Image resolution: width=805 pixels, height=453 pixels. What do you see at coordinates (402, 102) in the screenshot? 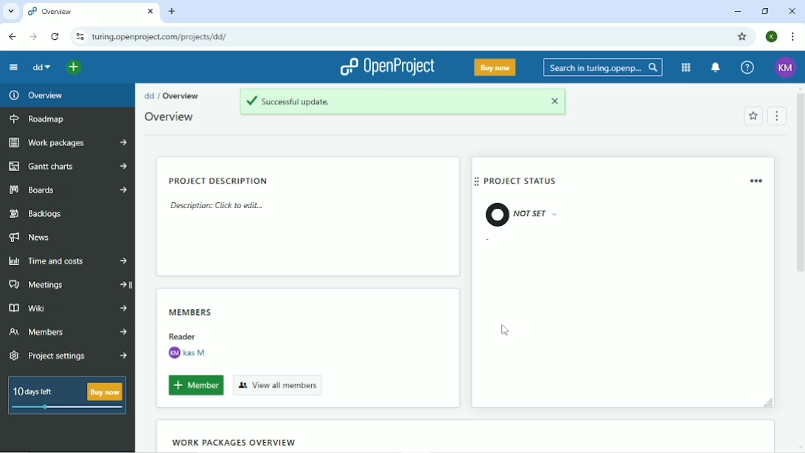
I see `Successful update.` at bounding box center [402, 102].